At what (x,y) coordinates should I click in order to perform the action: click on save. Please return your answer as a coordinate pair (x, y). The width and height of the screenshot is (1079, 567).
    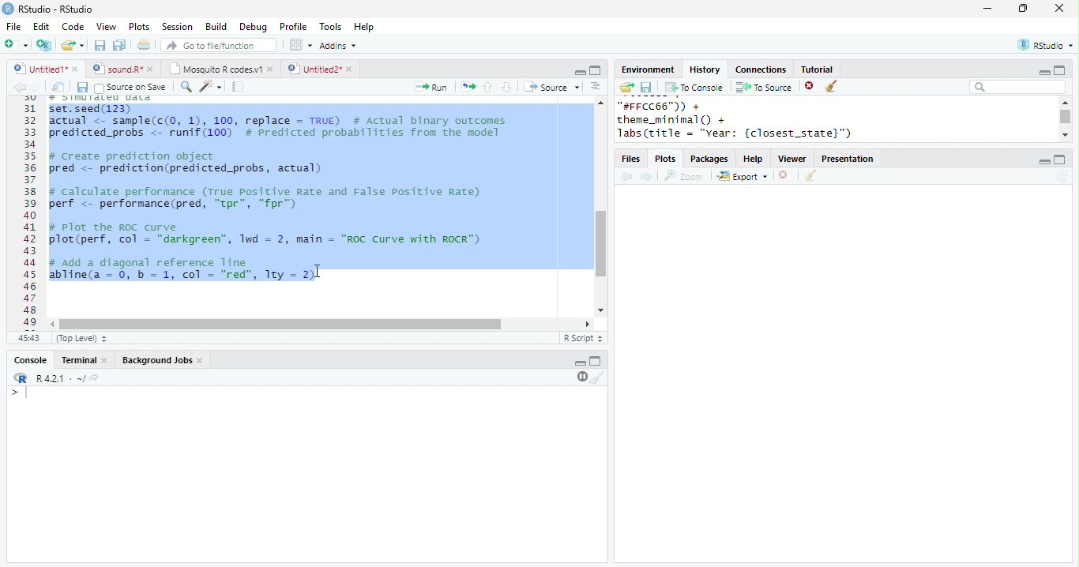
    Looking at the image, I should click on (100, 45).